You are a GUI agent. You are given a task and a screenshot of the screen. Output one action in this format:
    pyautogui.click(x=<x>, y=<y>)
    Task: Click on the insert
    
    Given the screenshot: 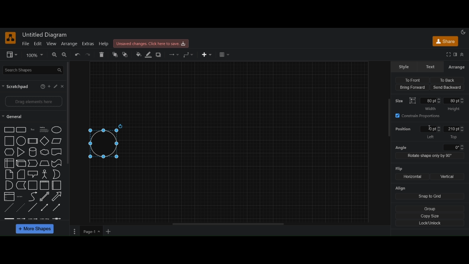 What is the action you would take?
    pyautogui.click(x=208, y=55)
    